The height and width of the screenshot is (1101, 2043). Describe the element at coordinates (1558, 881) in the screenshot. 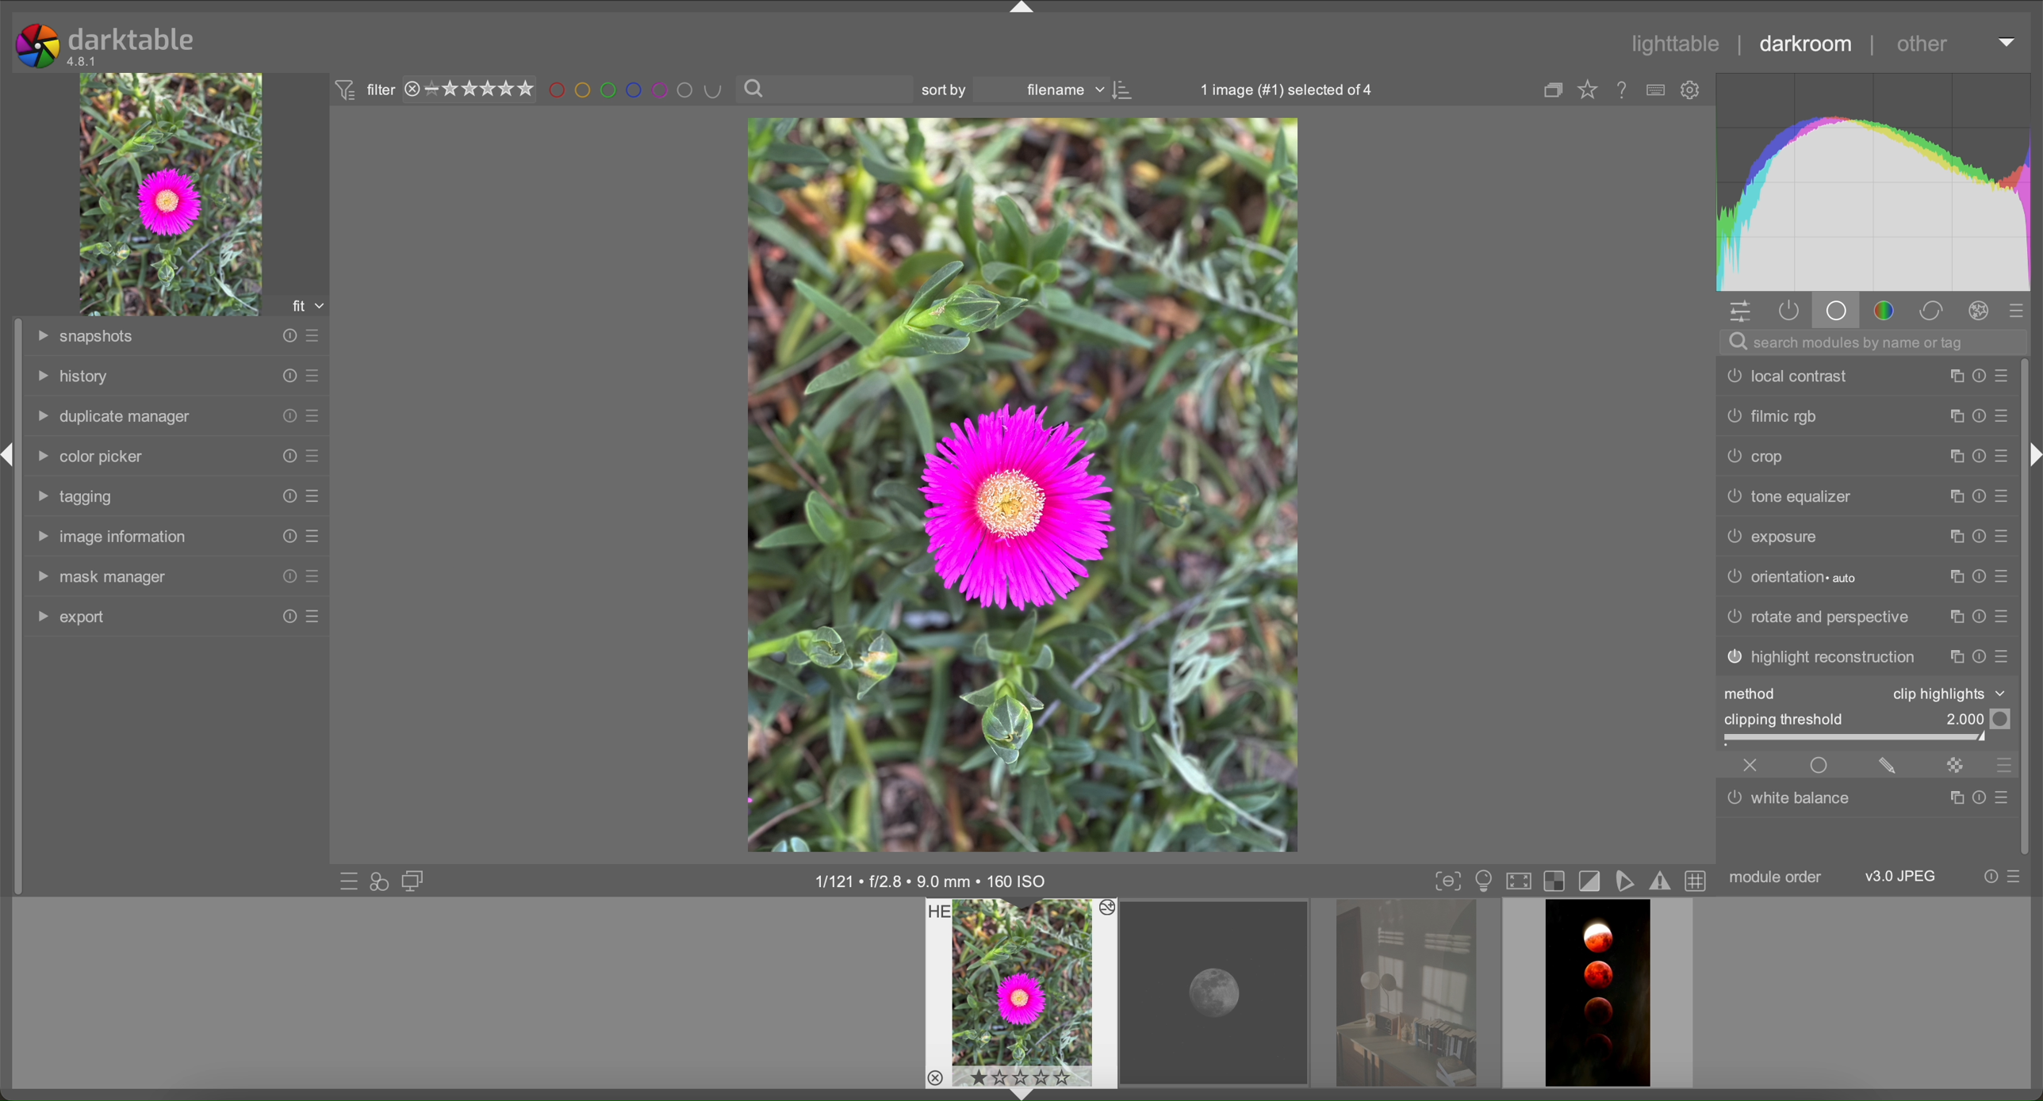

I see `overexposure` at that location.